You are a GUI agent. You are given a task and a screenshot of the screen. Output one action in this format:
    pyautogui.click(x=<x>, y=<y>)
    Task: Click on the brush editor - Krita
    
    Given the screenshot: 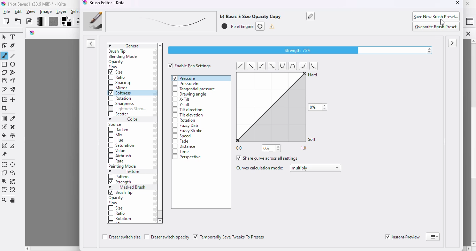 What is the action you would take?
    pyautogui.click(x=108, y=3)
    